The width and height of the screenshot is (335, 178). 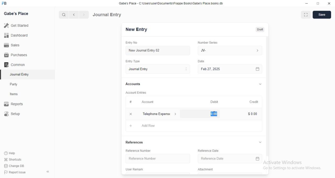 What do you see at coordinates (152, 125) in the screenshot?
I see `Add Row` at bounding box center [152, 125].